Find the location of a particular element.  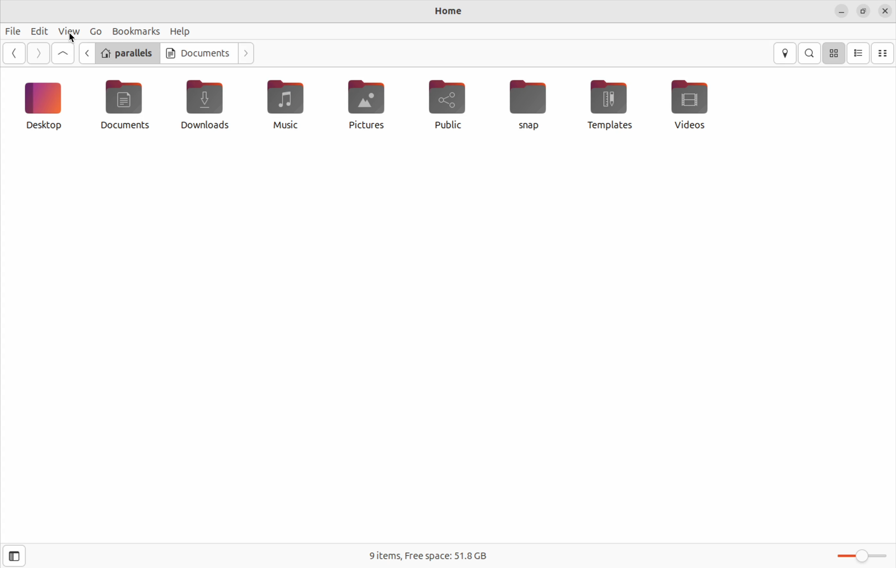

documents is located at coordinates (126, 105).